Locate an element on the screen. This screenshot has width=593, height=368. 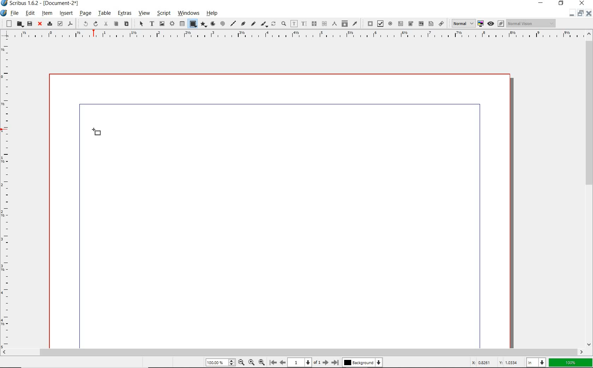
measurements is located at coordinates (324, 24).